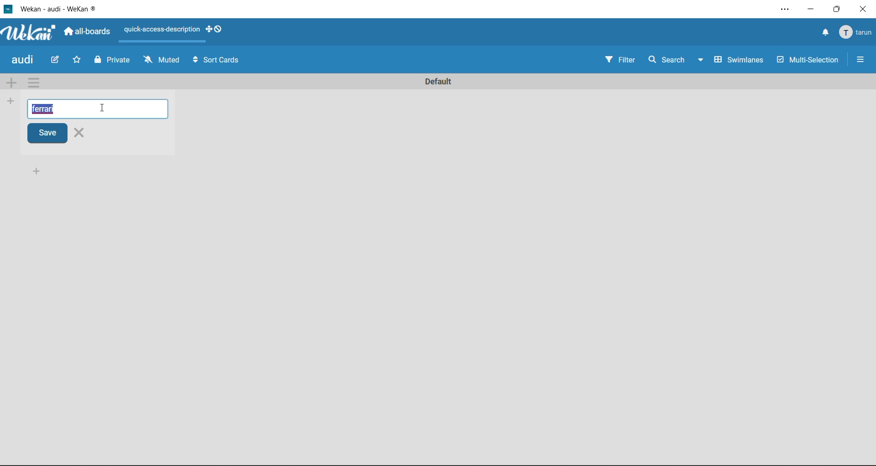 This screenshot has height=466, width=876. What do you see at coordinates (224, 62) in the screenshot?
I see `$ Sort Cards` at bounding box center [224, 62].